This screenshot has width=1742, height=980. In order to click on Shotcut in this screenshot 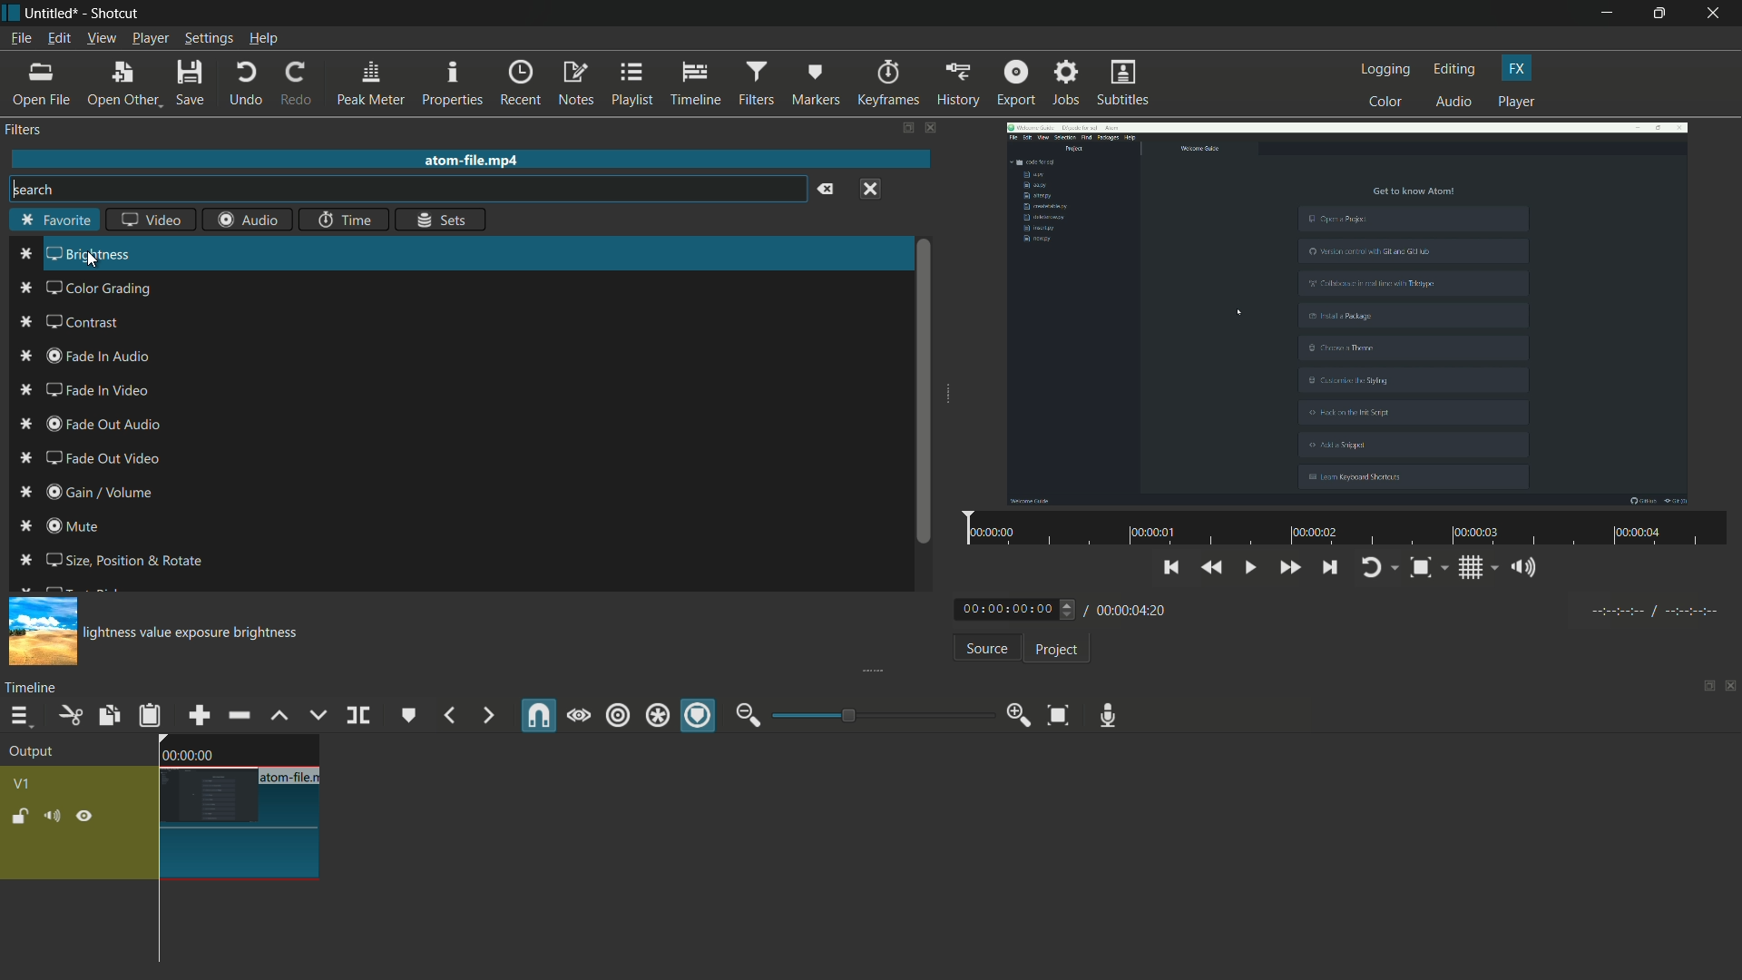, I will do `click(116, 15)`.